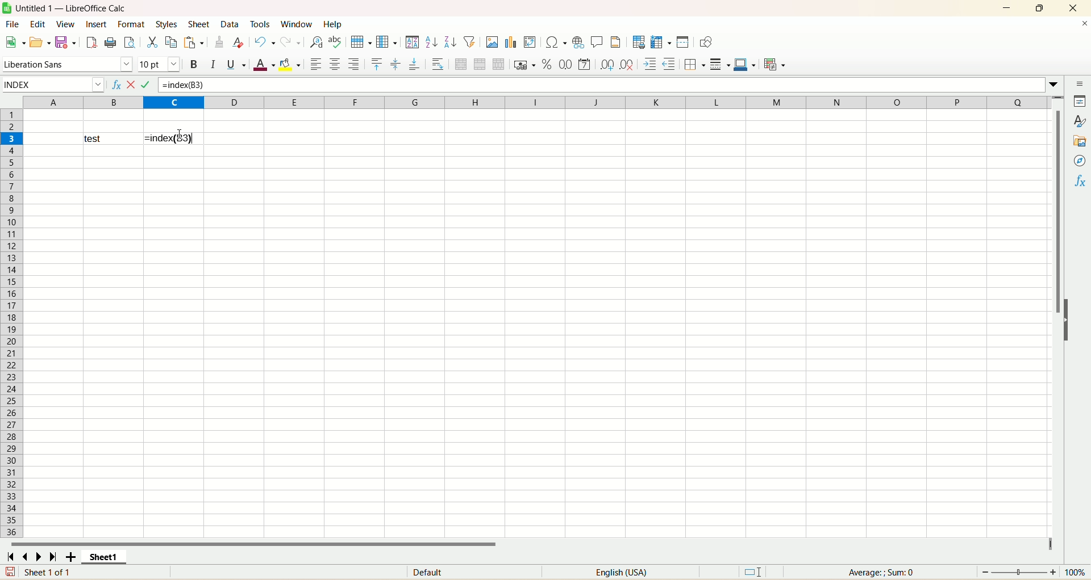 The height and width of the screenshot is (580, 1091). What do you see at coordinates (386, 41) in the screenshot?
I see `column` at bounding box center [386, 41].